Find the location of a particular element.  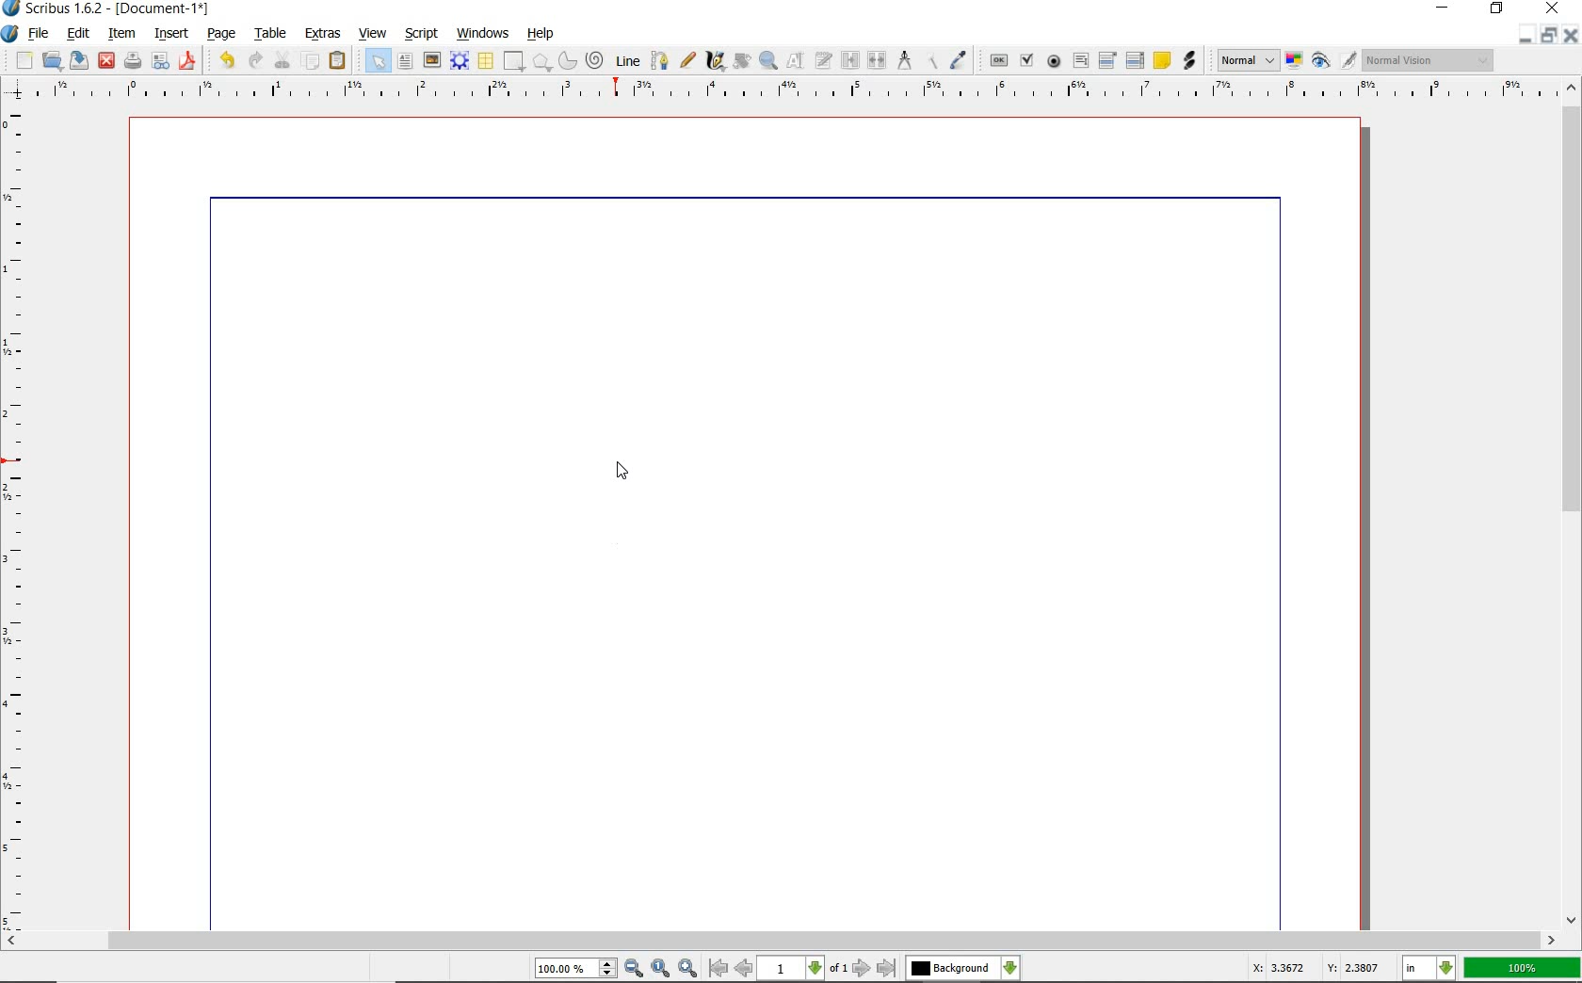

Bezier curve is located at coordinates (660, 59).